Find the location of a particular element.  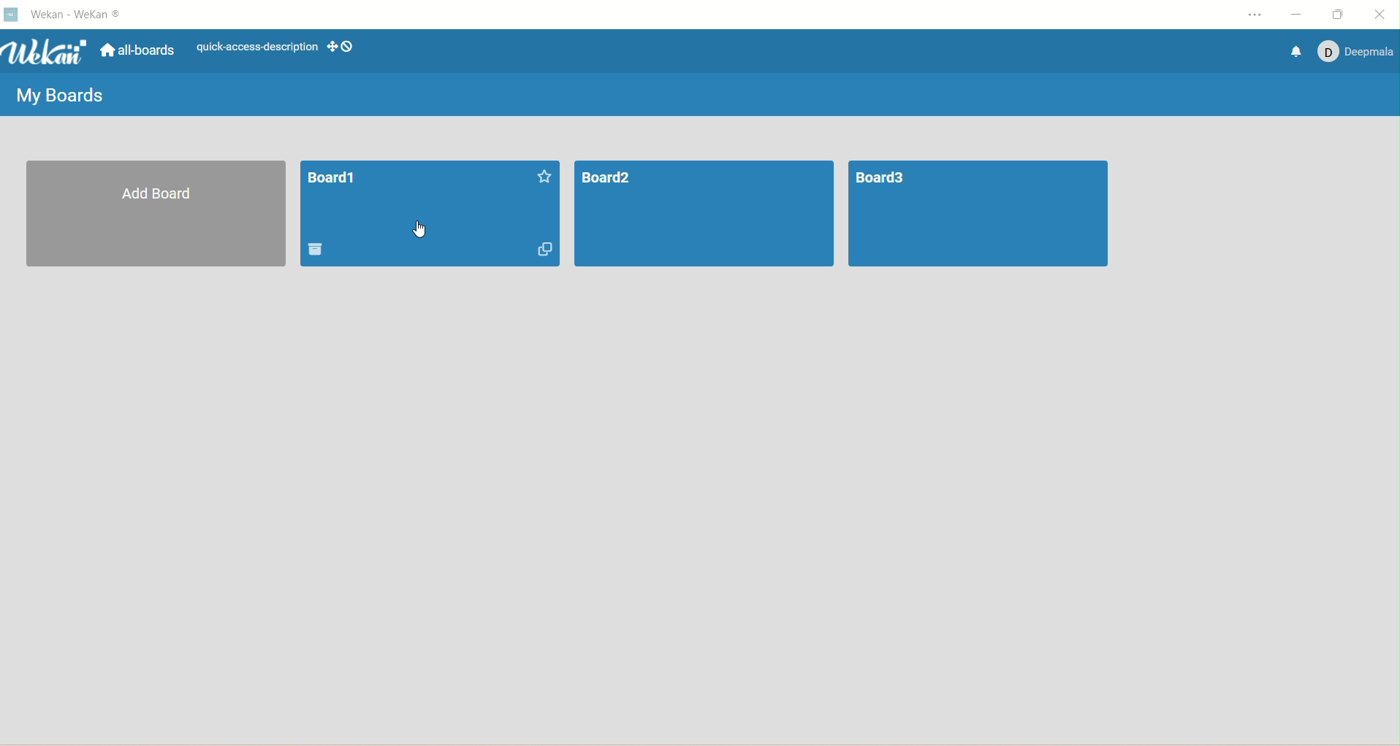

options is located at coordinates (1249, 17).